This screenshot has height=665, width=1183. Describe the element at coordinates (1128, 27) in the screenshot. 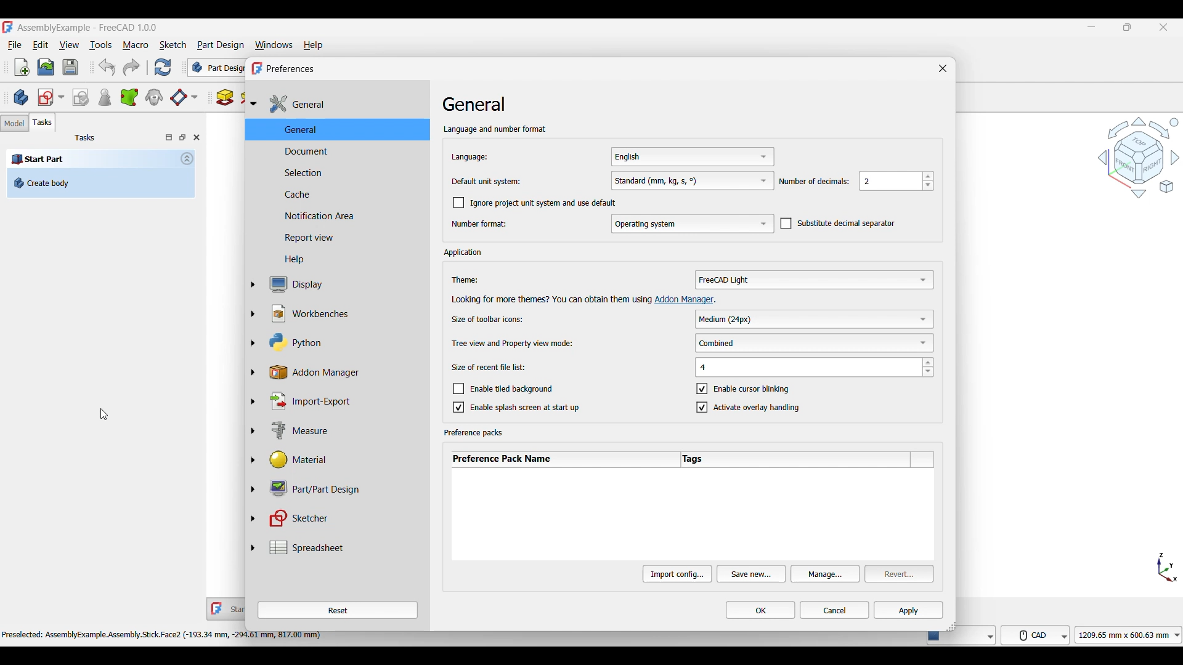

I see `Show in smaller tab` at that location.